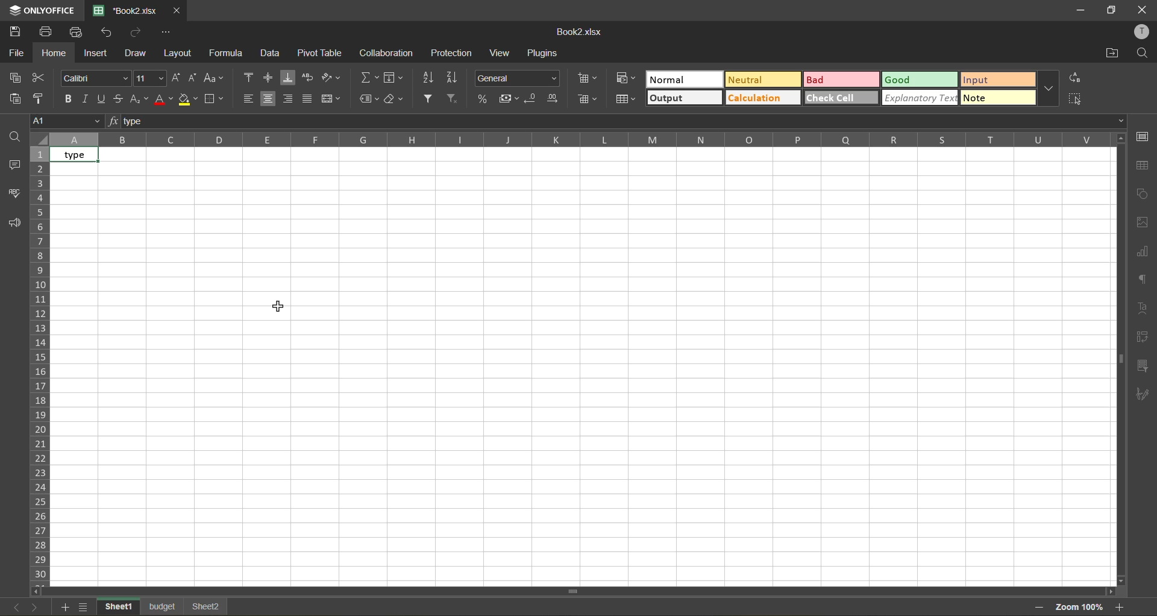 The image size is (1157, 616). What do you see at coordinates (15, 31) in the screenshot?
I see `save` at bounding box center [15, 31].